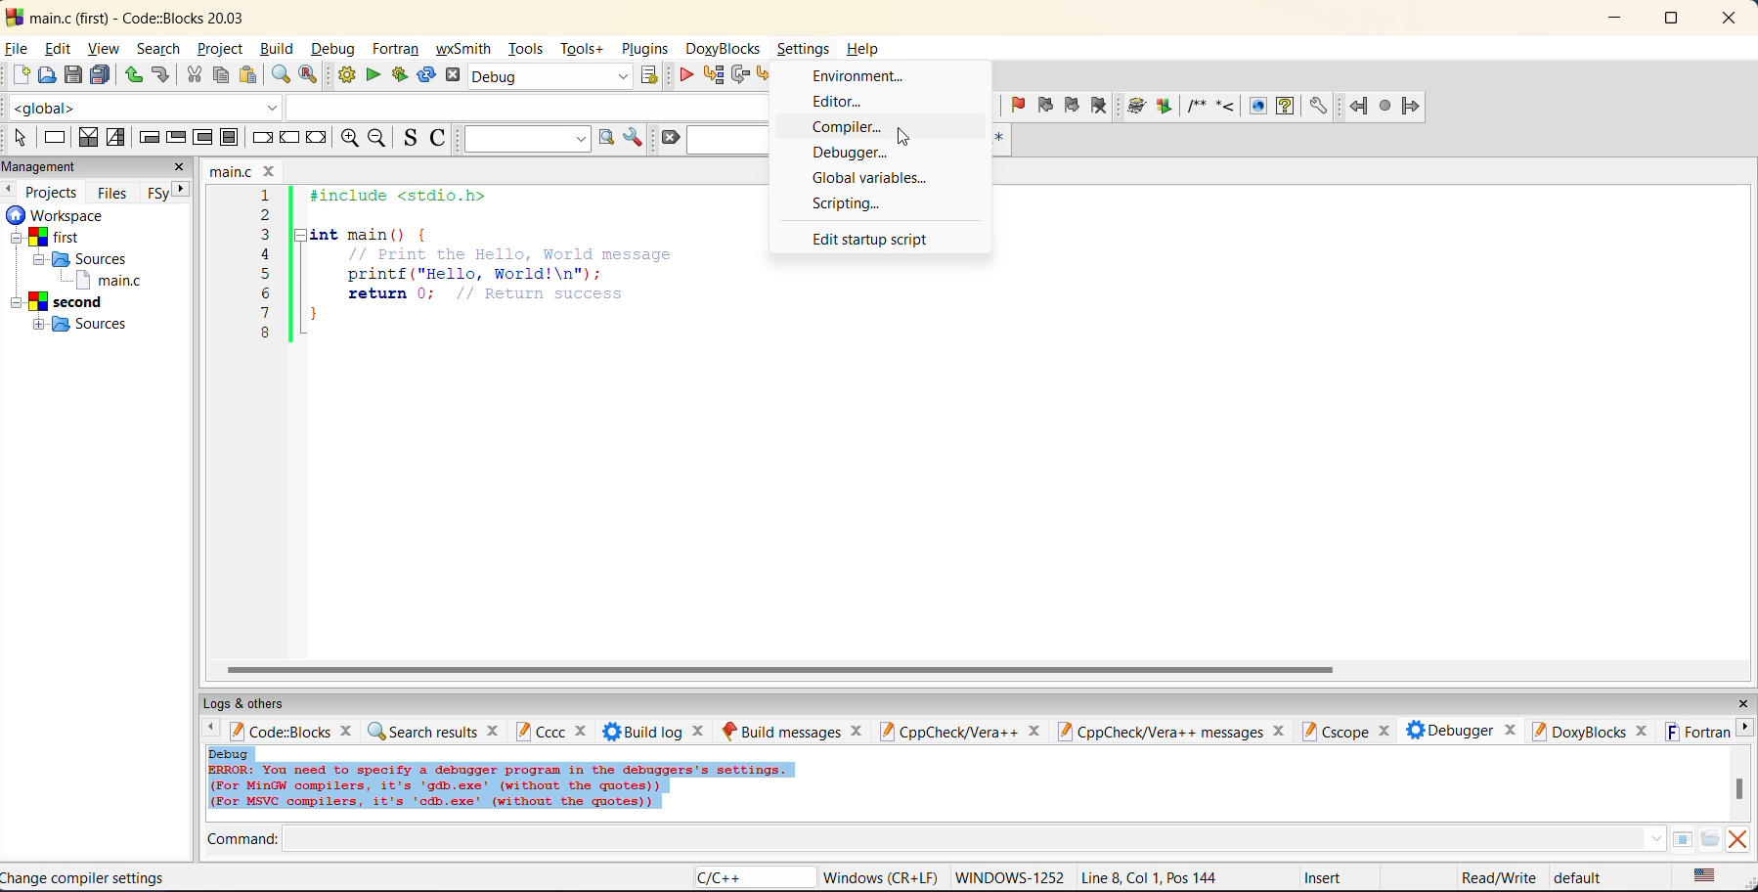  I want to click on cscope, so click(1346, 732).